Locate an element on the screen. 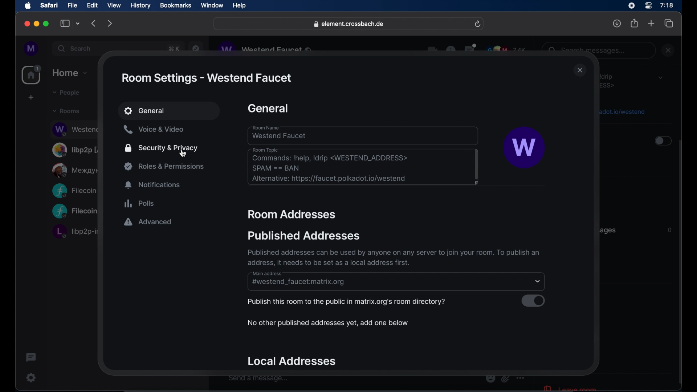 The image size is (697, 392). show tab overview is located at coordinates (669, 24).